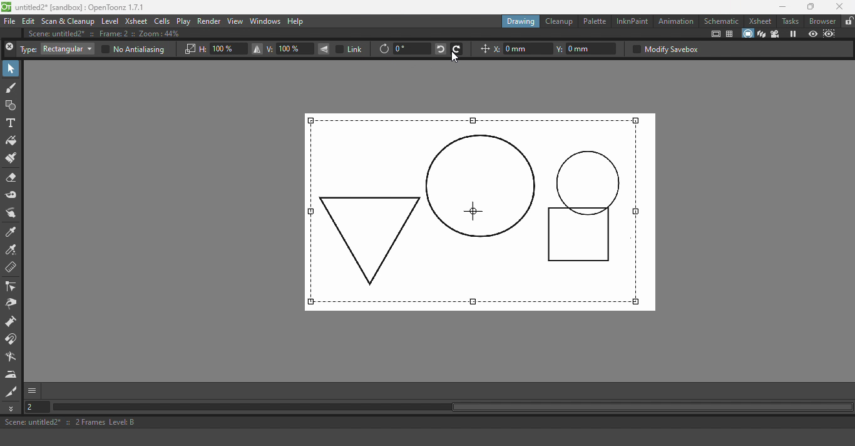 Image resolution: width=855 pixels, height=446 pixels. Describe the element at coordinates (223, 49) in the screenshot. I see `H: 0%` at that location.